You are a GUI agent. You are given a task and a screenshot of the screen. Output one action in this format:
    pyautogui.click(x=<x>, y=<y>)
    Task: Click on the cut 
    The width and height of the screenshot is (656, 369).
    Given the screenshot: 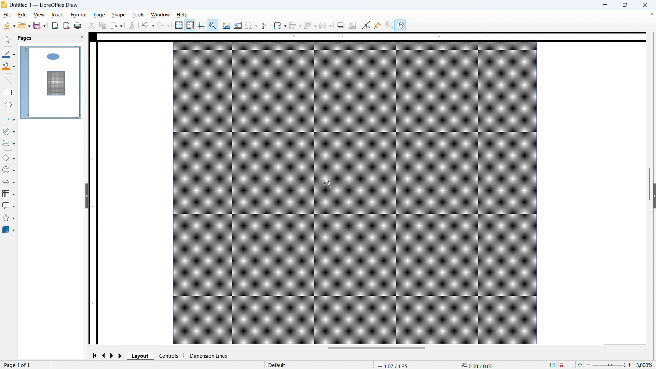 What is the action you would take?
    pyautogui.click(x=92, y=25)
    